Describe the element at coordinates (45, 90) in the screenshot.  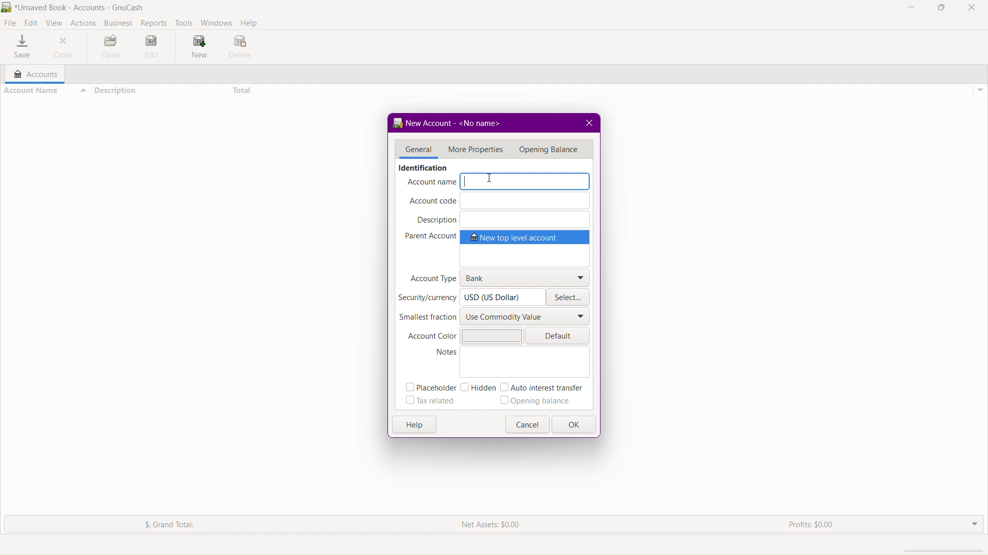
I see `Account Name` at that location.